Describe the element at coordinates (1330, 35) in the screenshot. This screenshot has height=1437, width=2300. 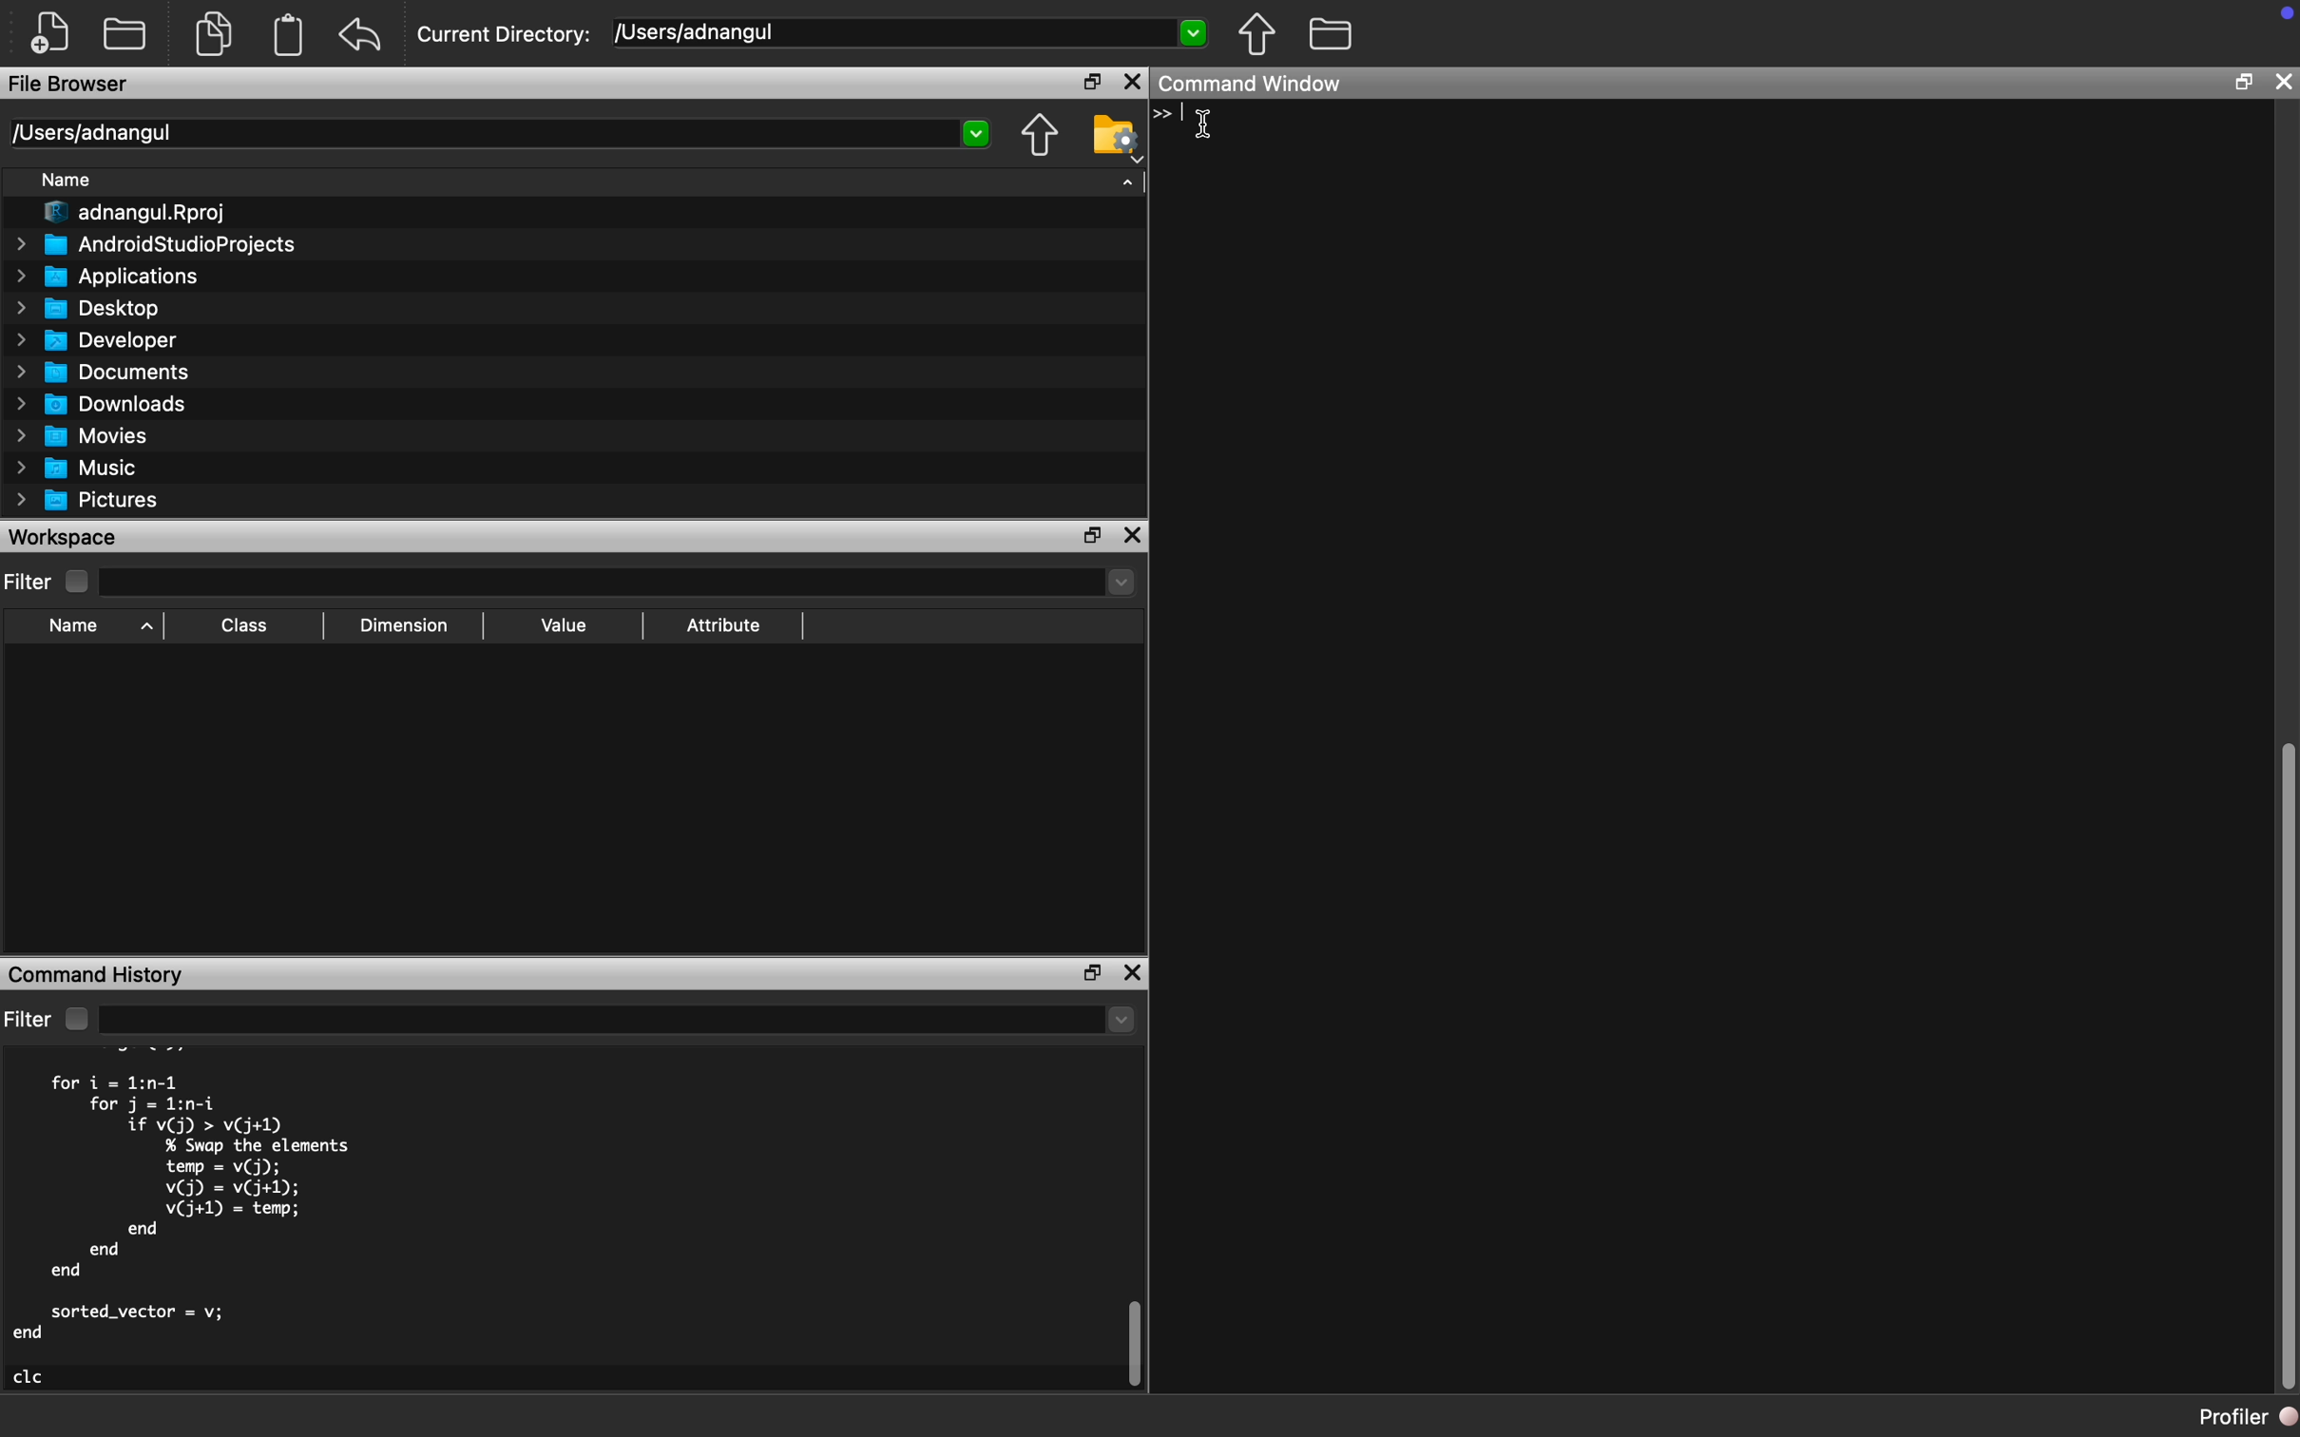
I see `Folder` at that location.